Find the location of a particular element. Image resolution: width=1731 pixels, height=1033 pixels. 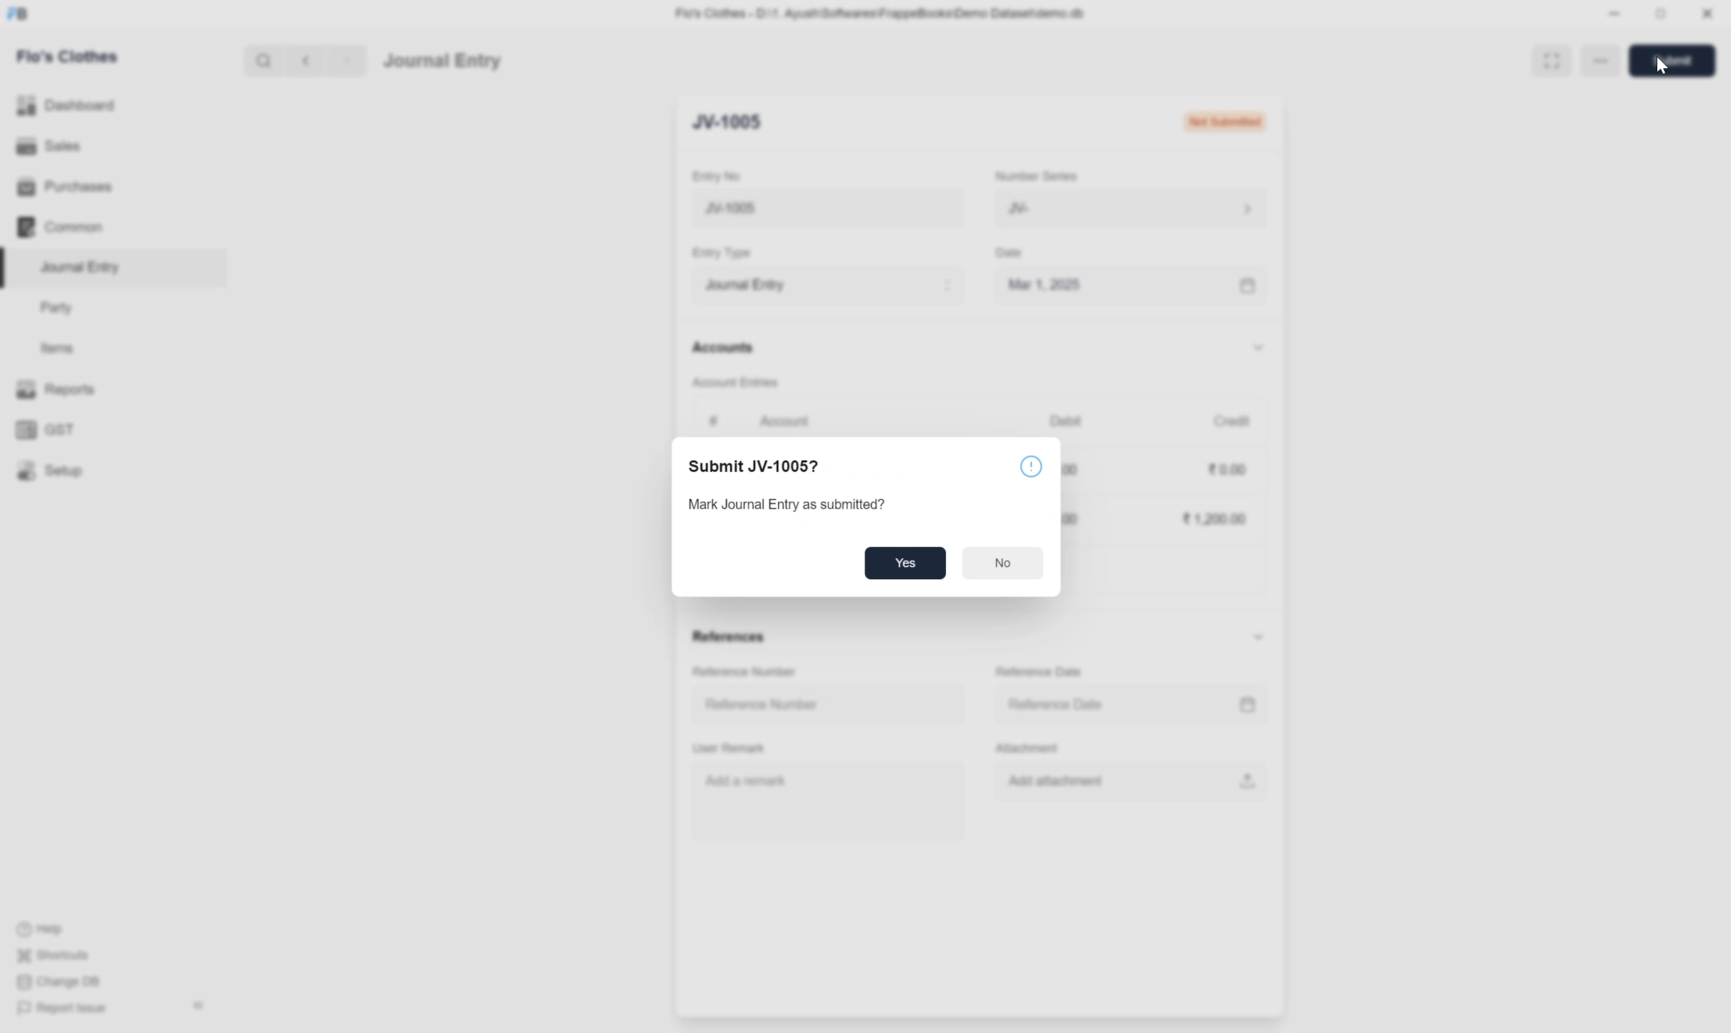

Submit JV-1005? is located at coordinates (758, 464).